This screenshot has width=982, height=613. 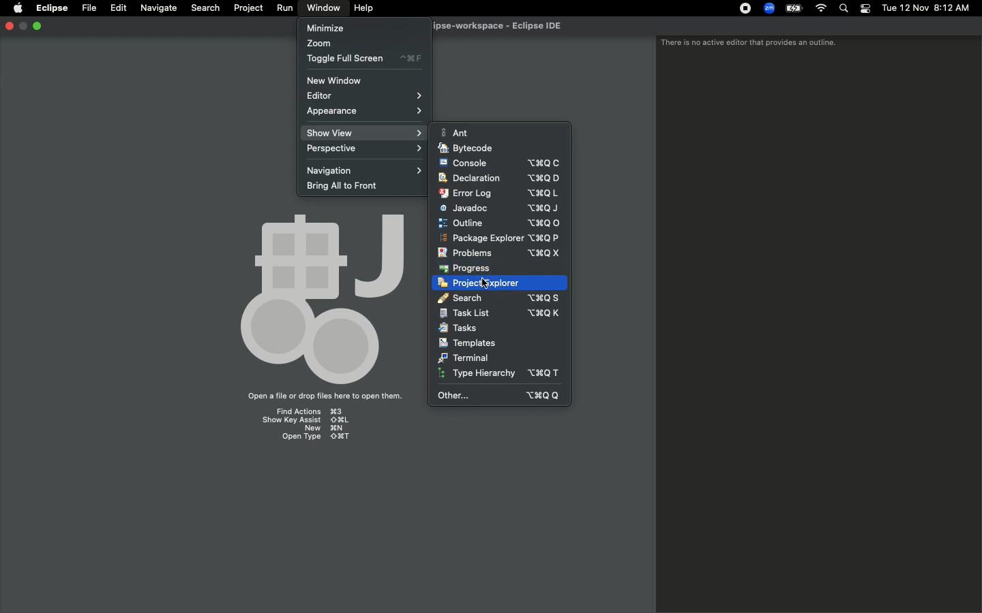 I want to click on File, so click(x=89, y=7).